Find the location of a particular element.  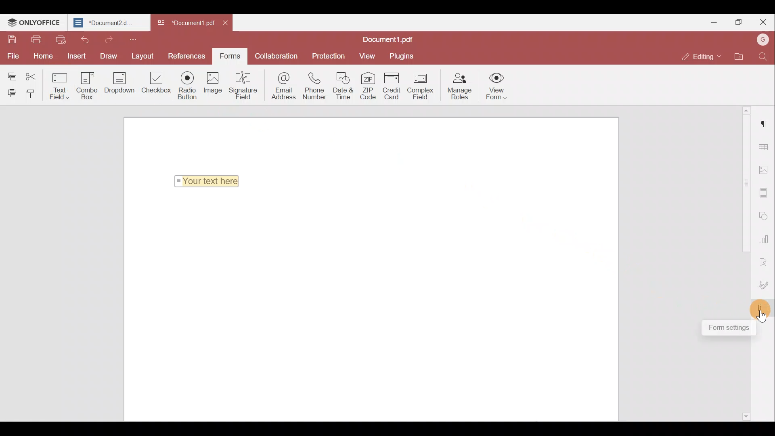

Signature field is located at coordinates (245, 86).